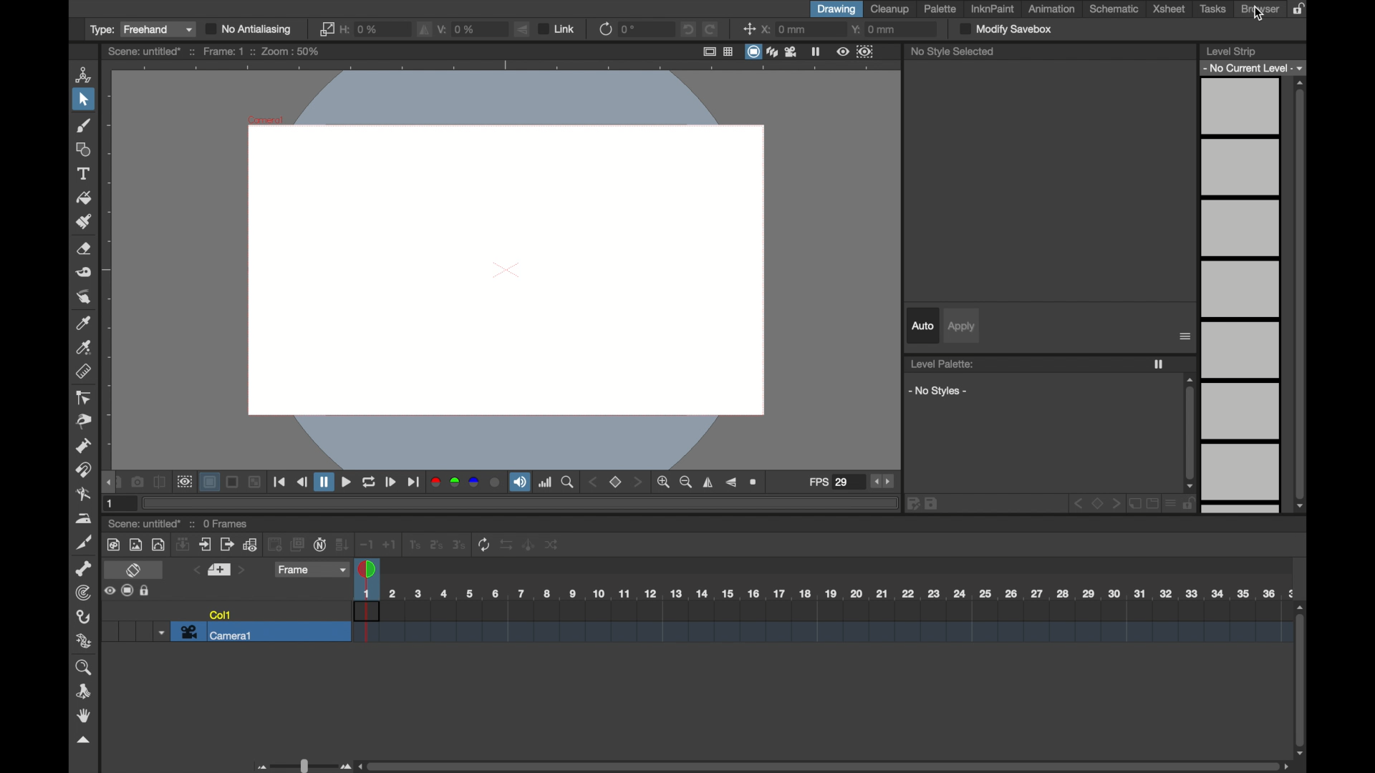 The height and width of the screenshot is (773, 1375). What do you see at coordinates (160, 481) in the screenshot?
I see `compare to snapshot` at bounding box center [160, 481].